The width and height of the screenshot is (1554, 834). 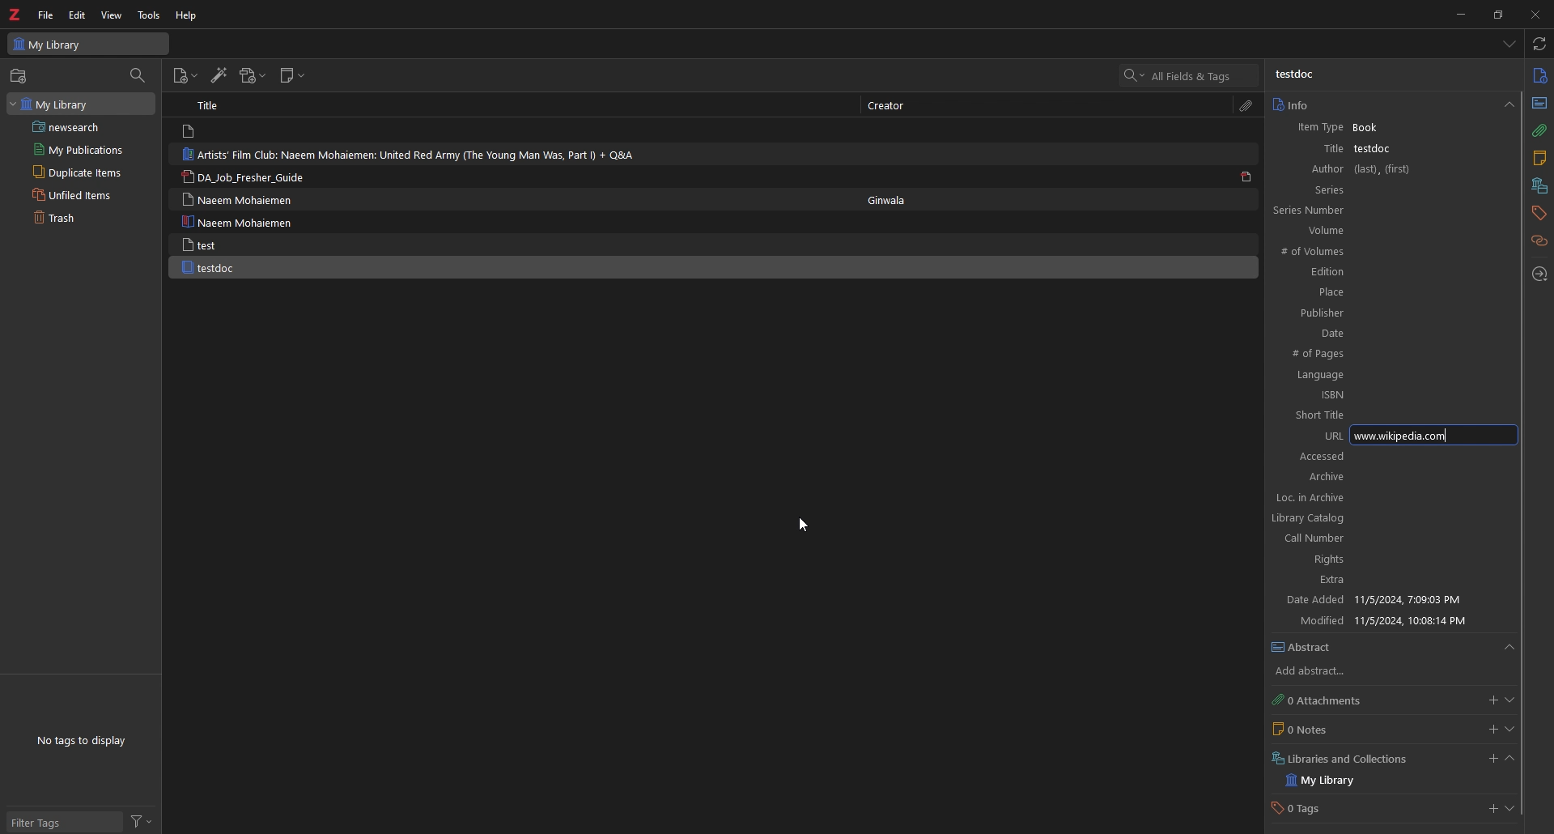 I want to click on view, so click(x=112, y=15).